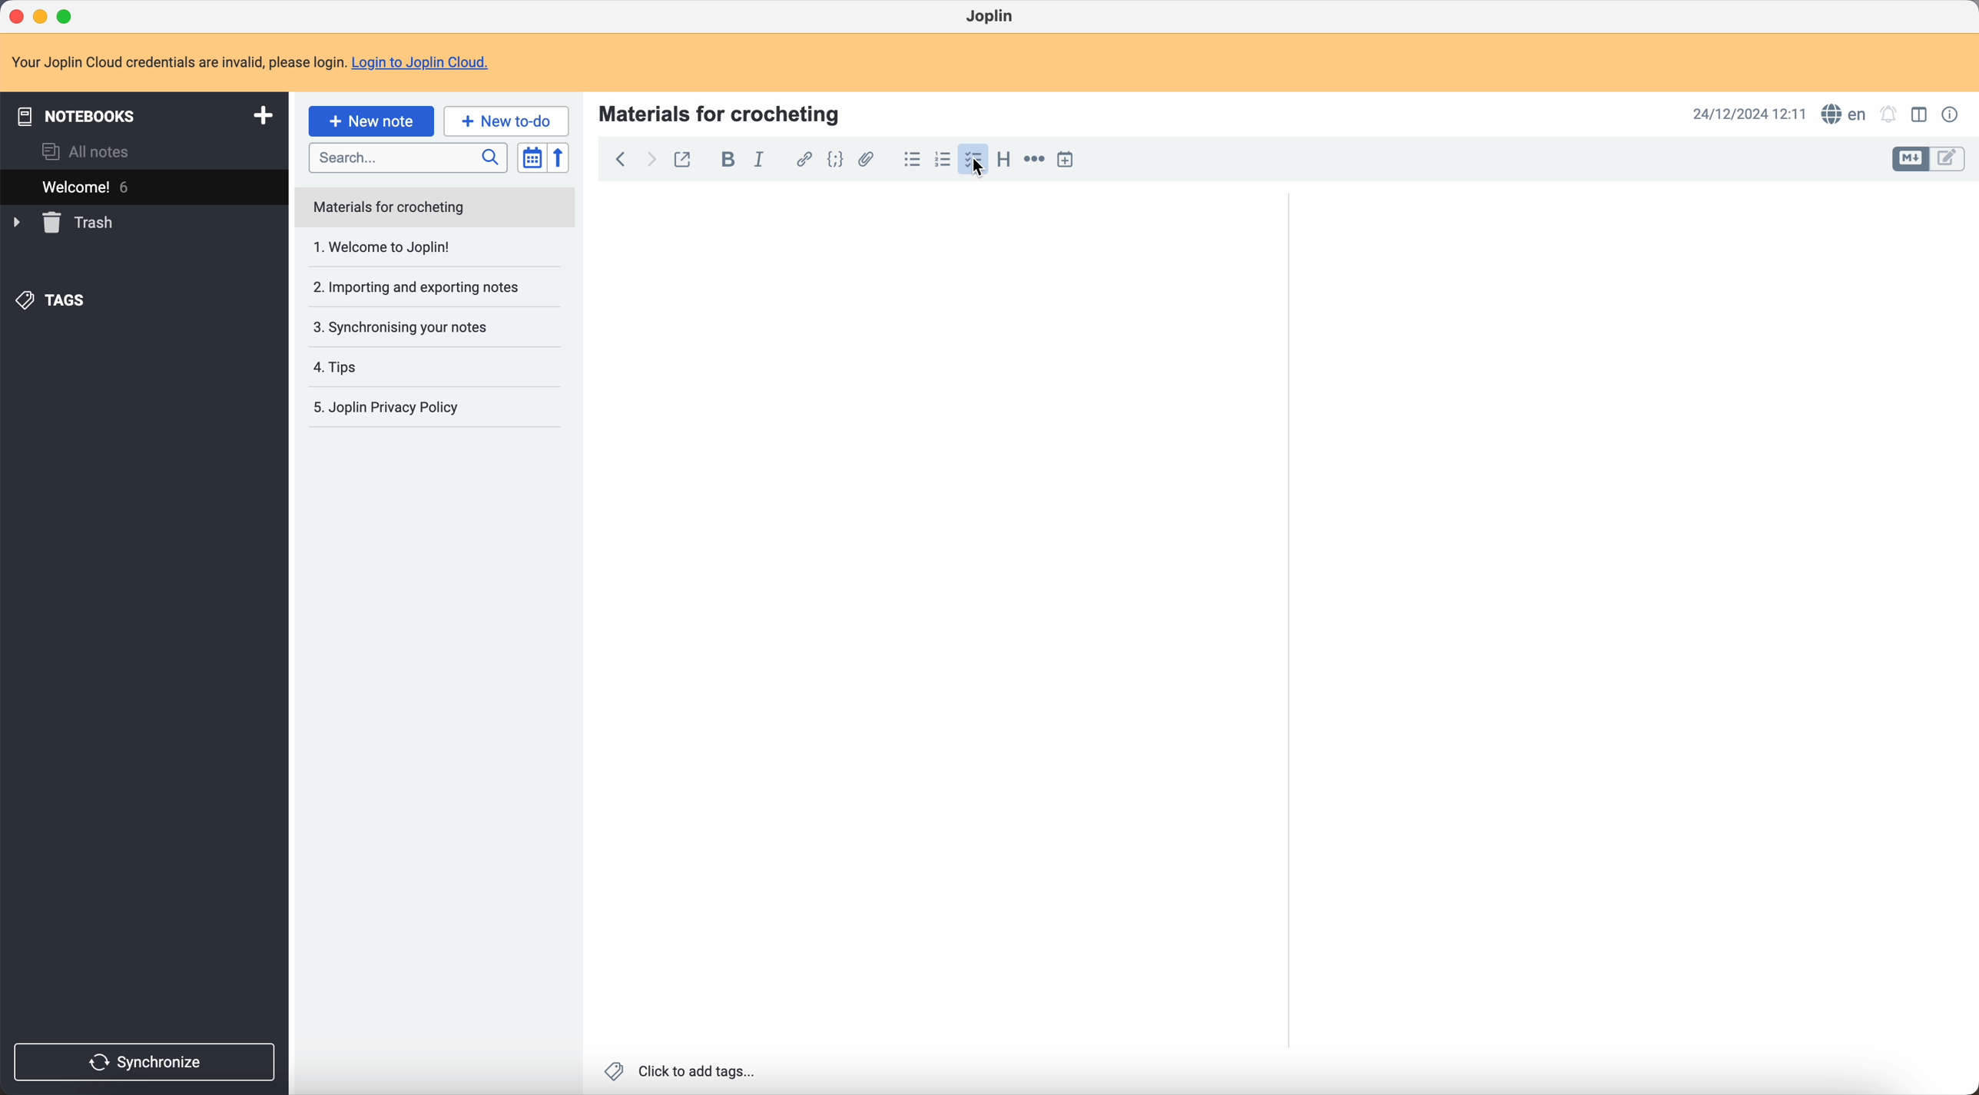 This screenshot has width=1979, height=1095. What do you see at coordinates (561, 158) in the screenshot?
I see `reverse sort order` at bounding box center [561, 158].